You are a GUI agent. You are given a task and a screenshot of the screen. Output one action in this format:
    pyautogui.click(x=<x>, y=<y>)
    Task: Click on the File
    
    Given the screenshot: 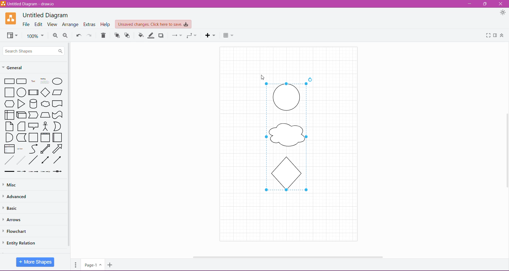 What is the action you would take?
    pyautogui.click(x=26, y=24)
    